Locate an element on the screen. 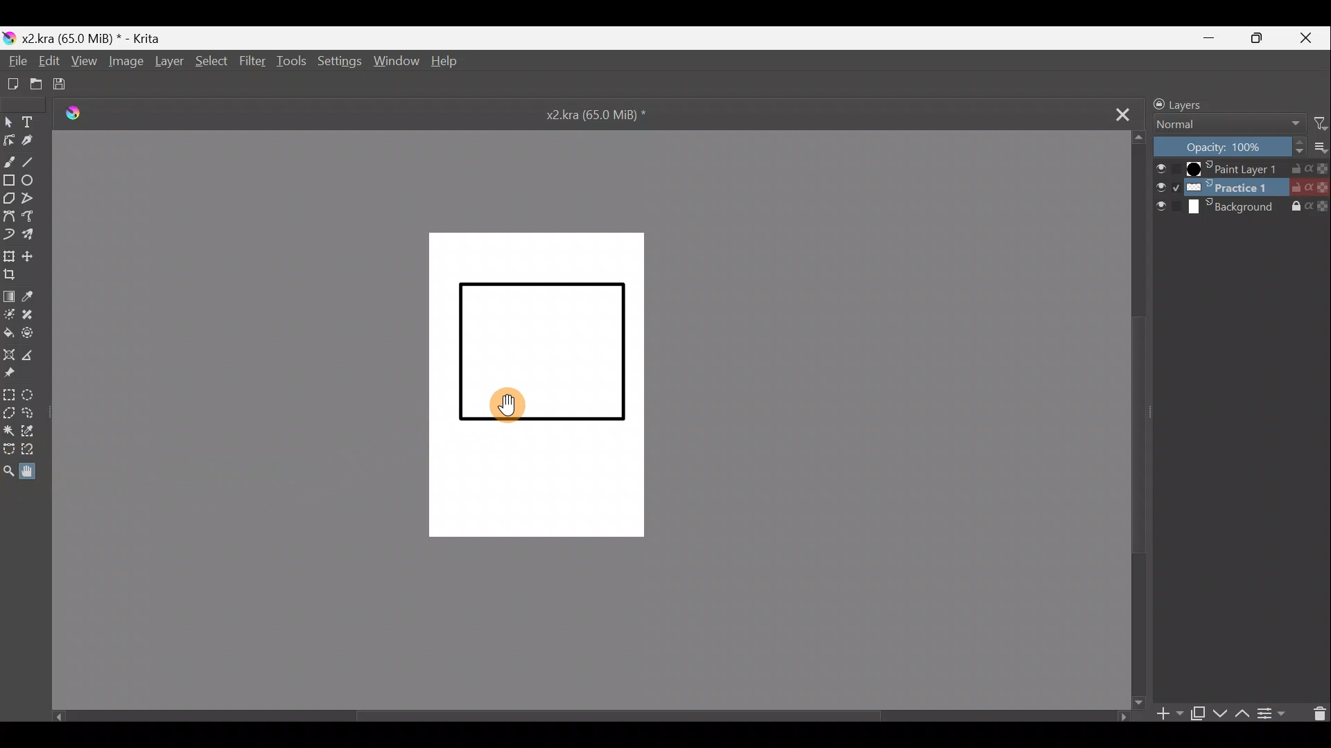 This screenshot has width=1331, height=748. Line tool is located at coordinates (35, 159).